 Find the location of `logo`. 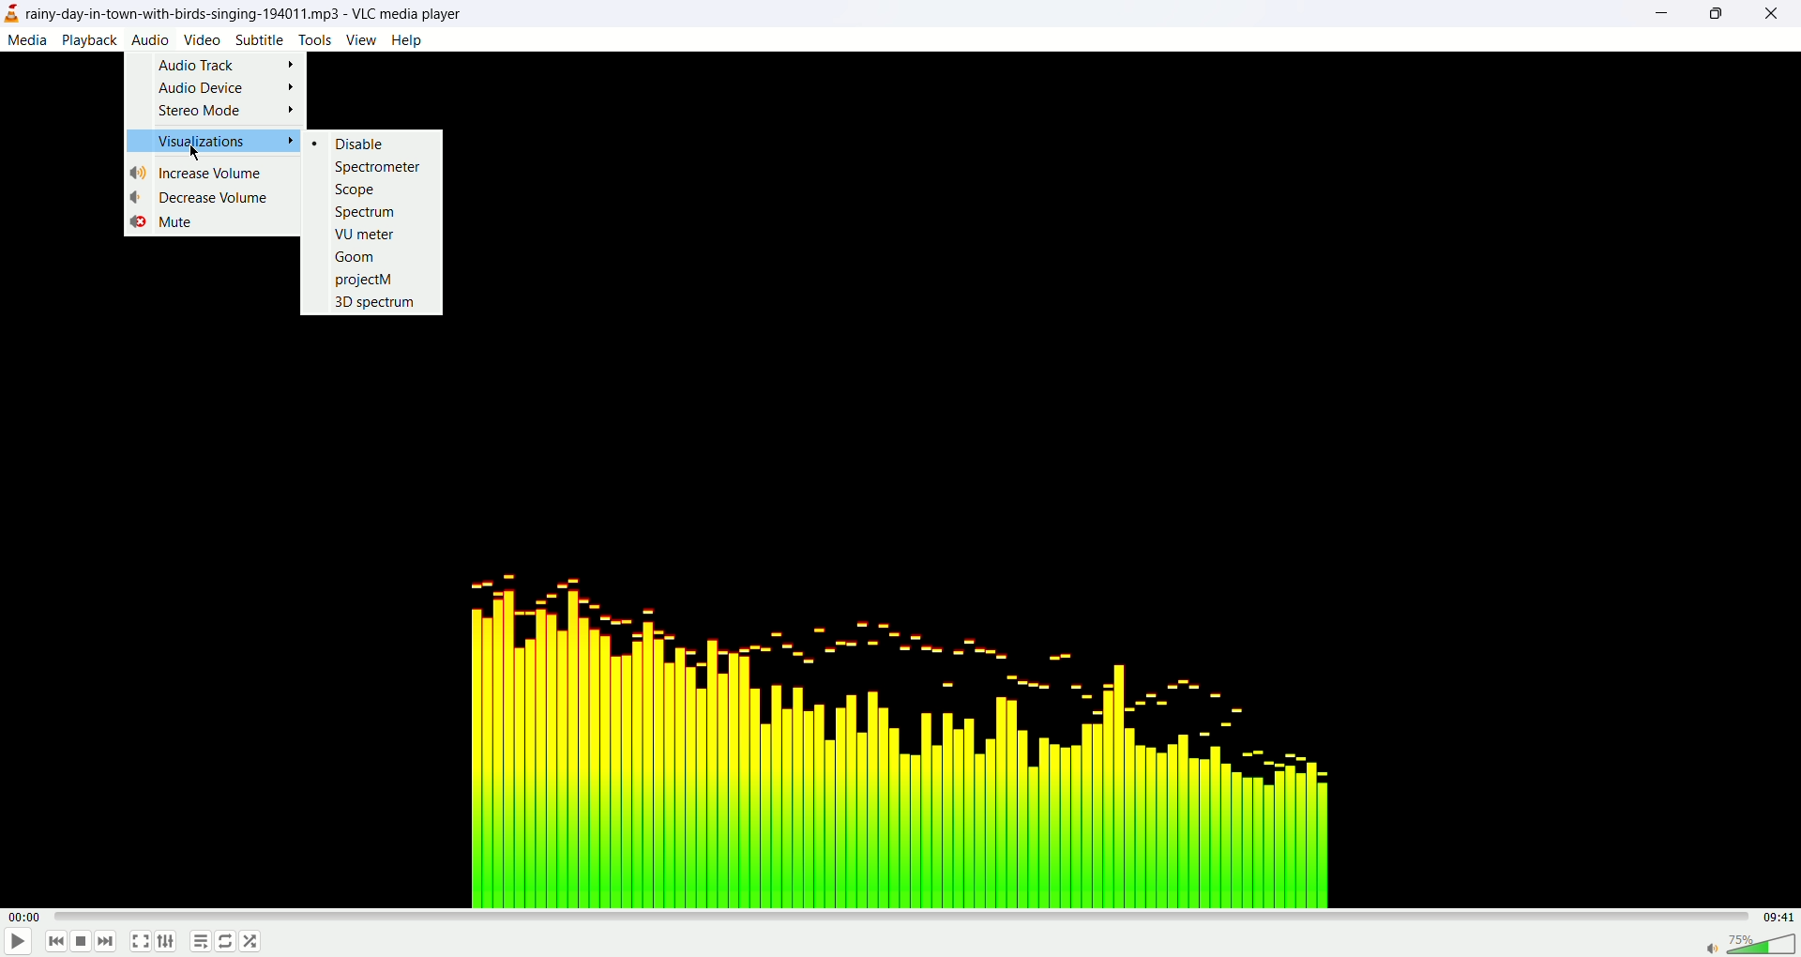

logo is located at coordinates (11, 12).